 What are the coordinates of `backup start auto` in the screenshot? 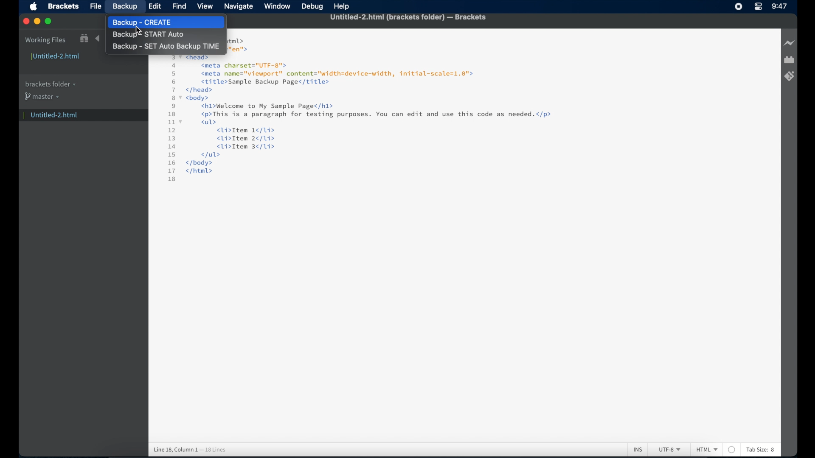 It's located at (148, 35).